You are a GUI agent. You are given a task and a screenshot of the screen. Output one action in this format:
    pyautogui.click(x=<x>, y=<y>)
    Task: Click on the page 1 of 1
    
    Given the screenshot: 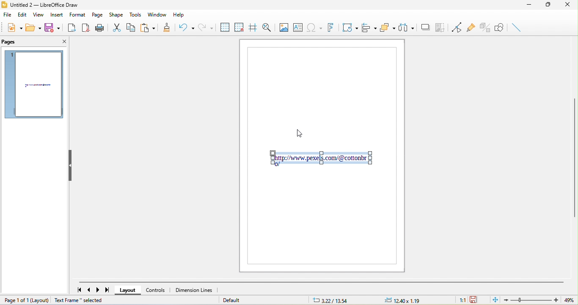 What is the action you would take?
    pyautogui.click(x=15, y=300)
    